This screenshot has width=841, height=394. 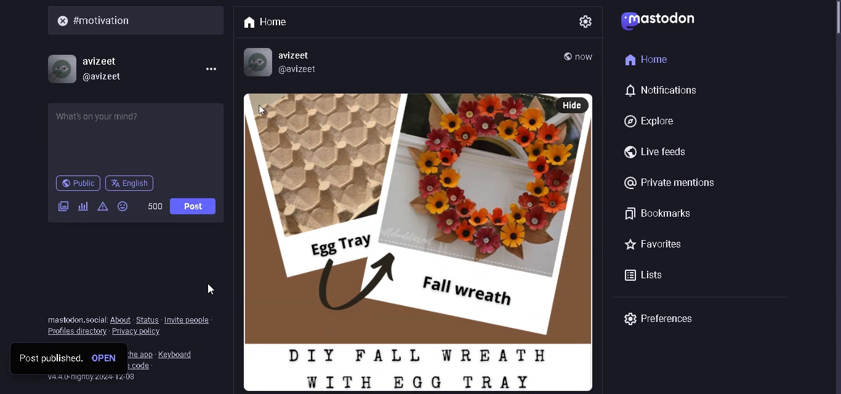 What do you see at coordinates (147, 319) in the screenshot?
I see `status` at bounding box center [147, 319].